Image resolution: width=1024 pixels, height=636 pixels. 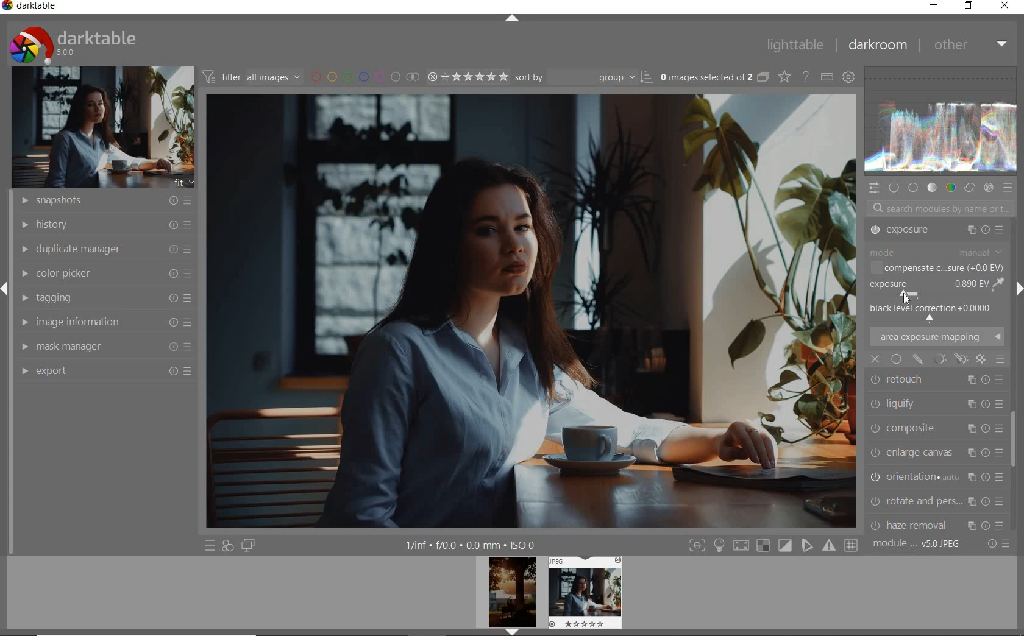 What do you see at coordinates (107, 371) in the screenshot?
I see `EXPORT` at bounding box center [107, 371].